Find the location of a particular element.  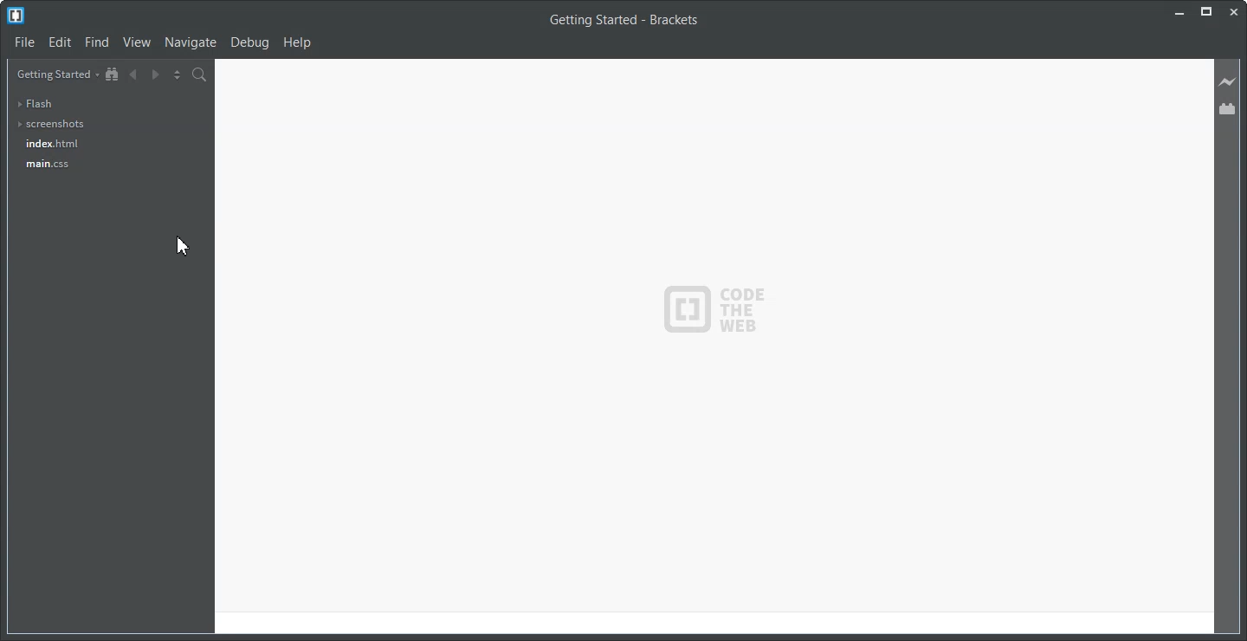

Minimize is located at coordinates (1178, 12).